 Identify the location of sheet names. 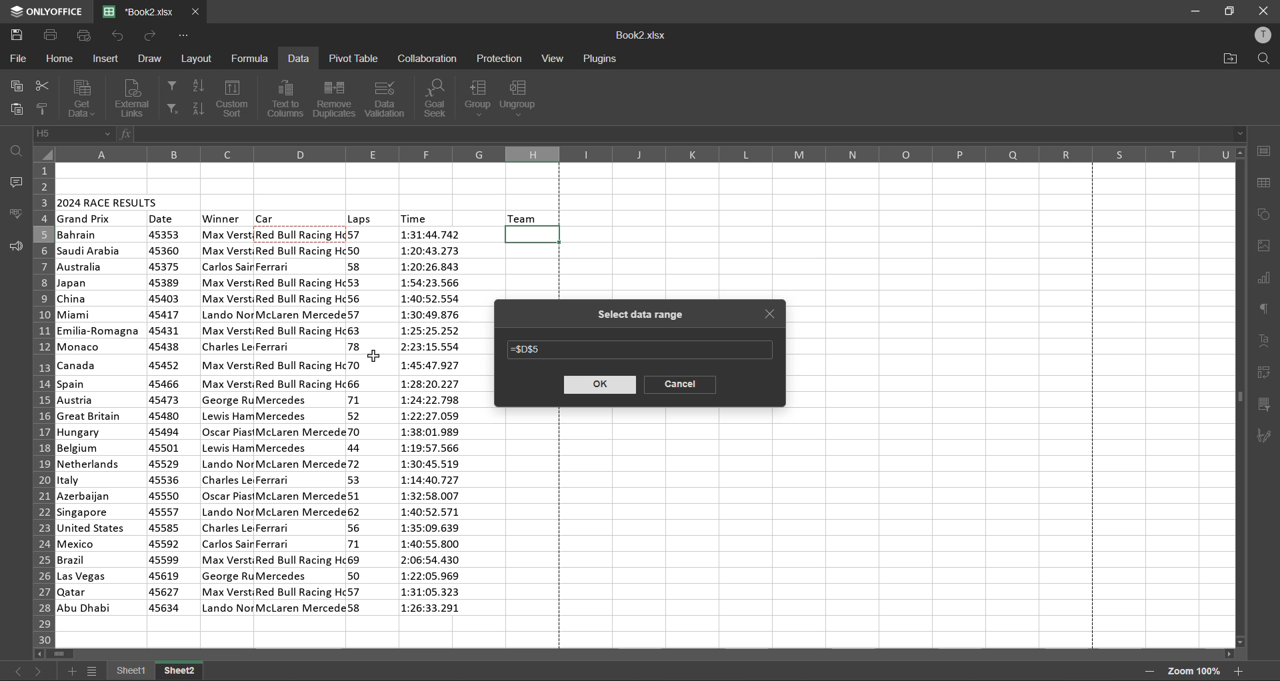
(156, 672).